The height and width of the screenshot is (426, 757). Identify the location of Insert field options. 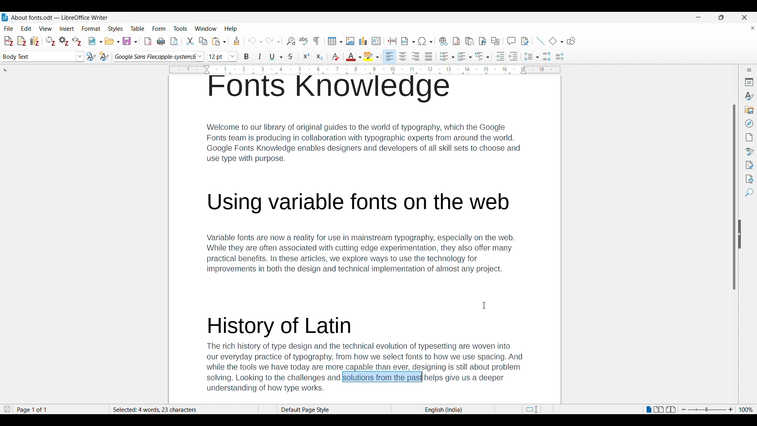
(408, 41).